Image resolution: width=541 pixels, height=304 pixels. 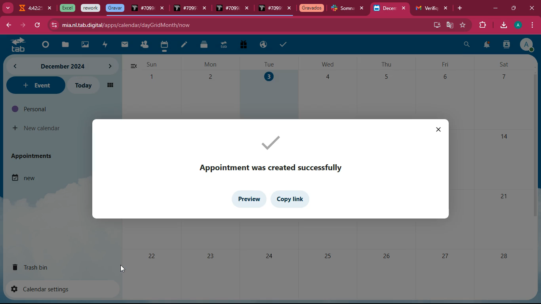 What do you see at coordinates (143, 9) in the screenshot?
I see `tab` at bounding box center [143, 9].